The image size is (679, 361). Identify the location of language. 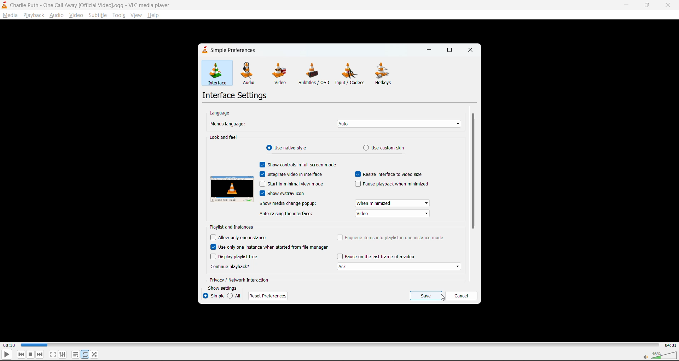
(220, 113).